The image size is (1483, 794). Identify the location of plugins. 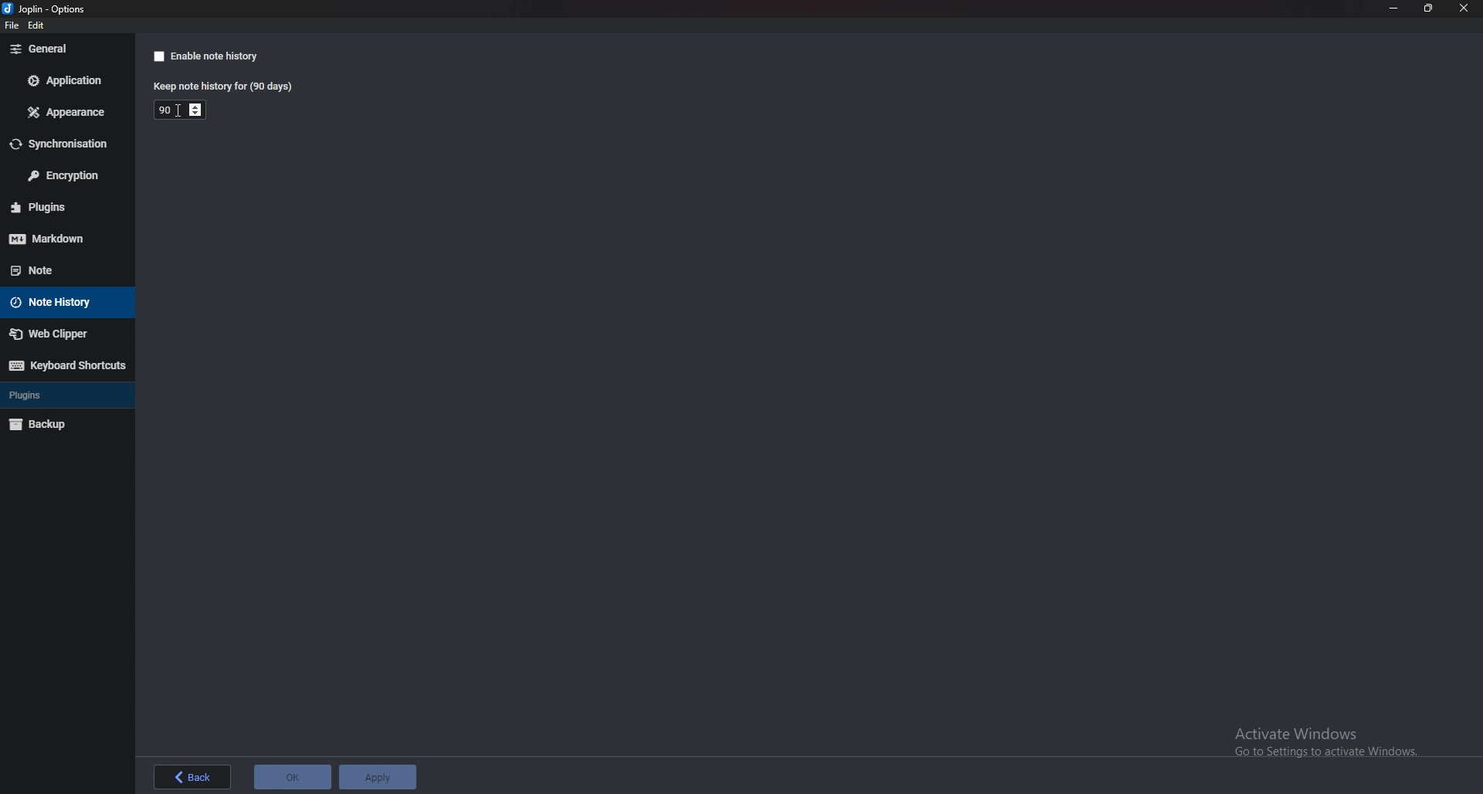
(63, 206).